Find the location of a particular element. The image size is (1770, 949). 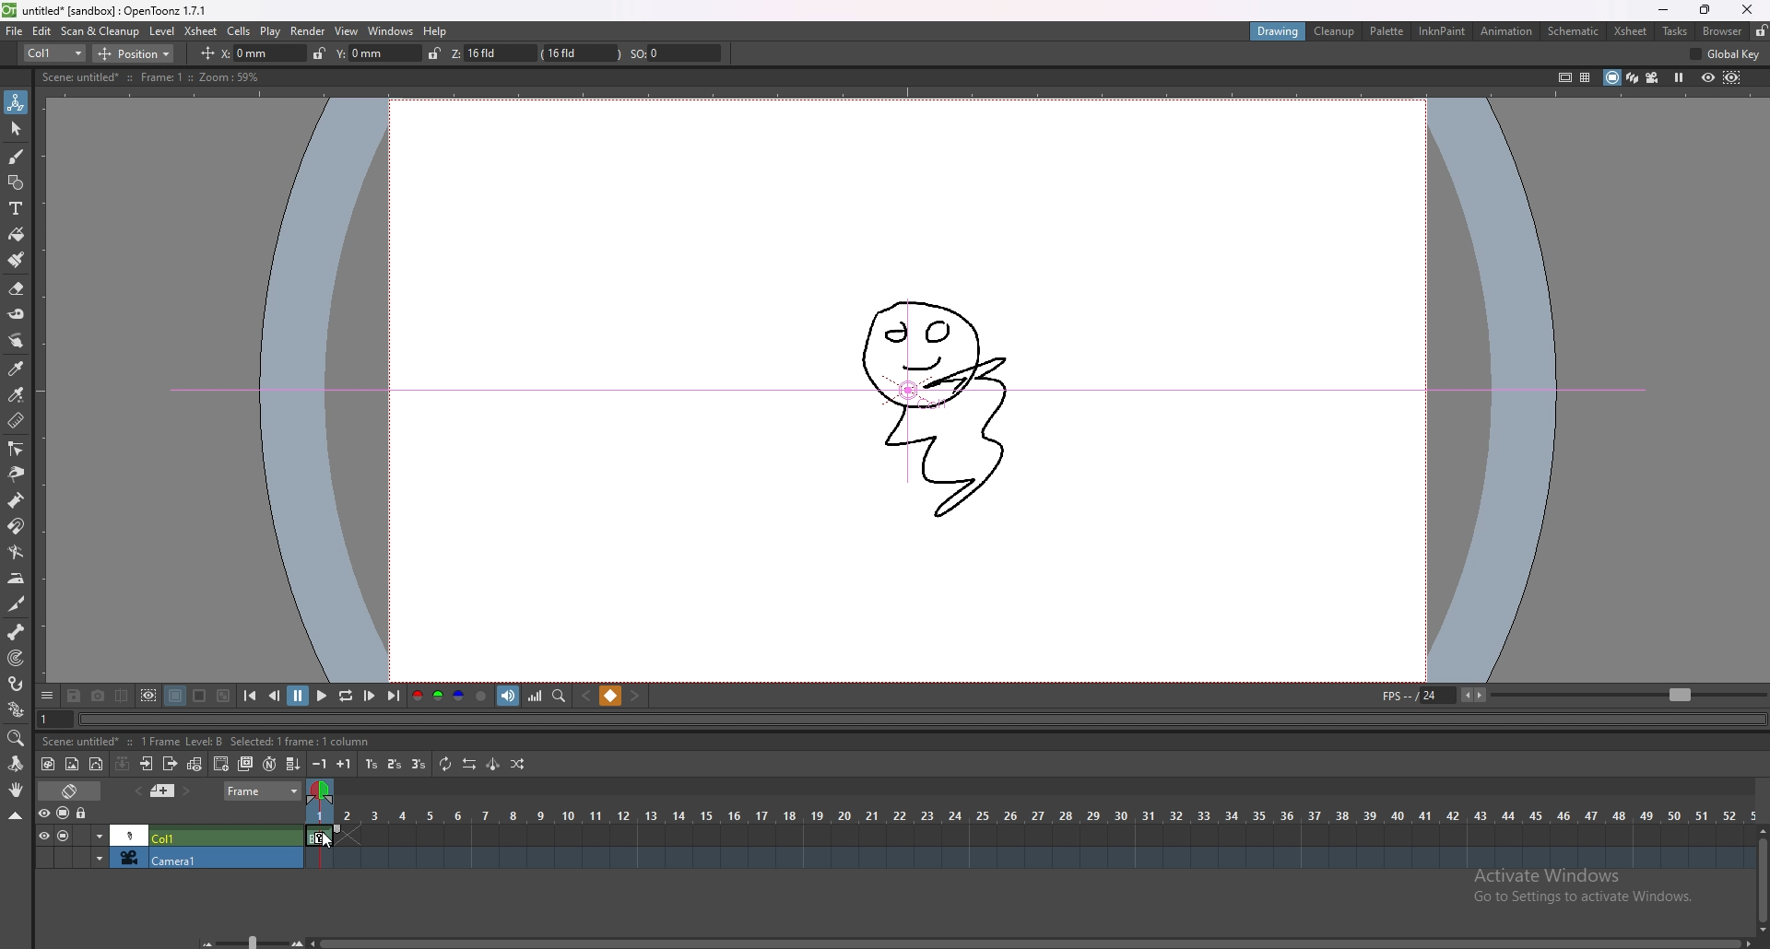

play is located at coordinates (271, 31).